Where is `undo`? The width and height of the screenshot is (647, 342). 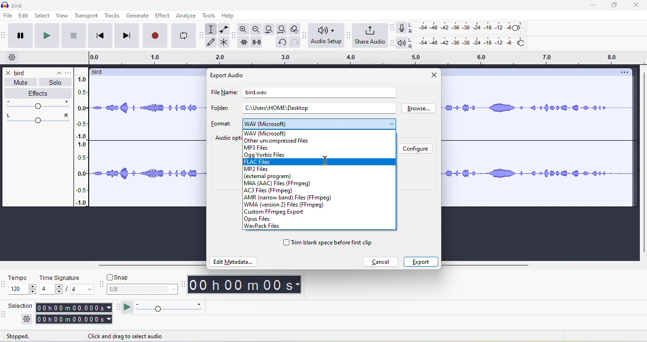 undo is located at coordinates (281, 44).